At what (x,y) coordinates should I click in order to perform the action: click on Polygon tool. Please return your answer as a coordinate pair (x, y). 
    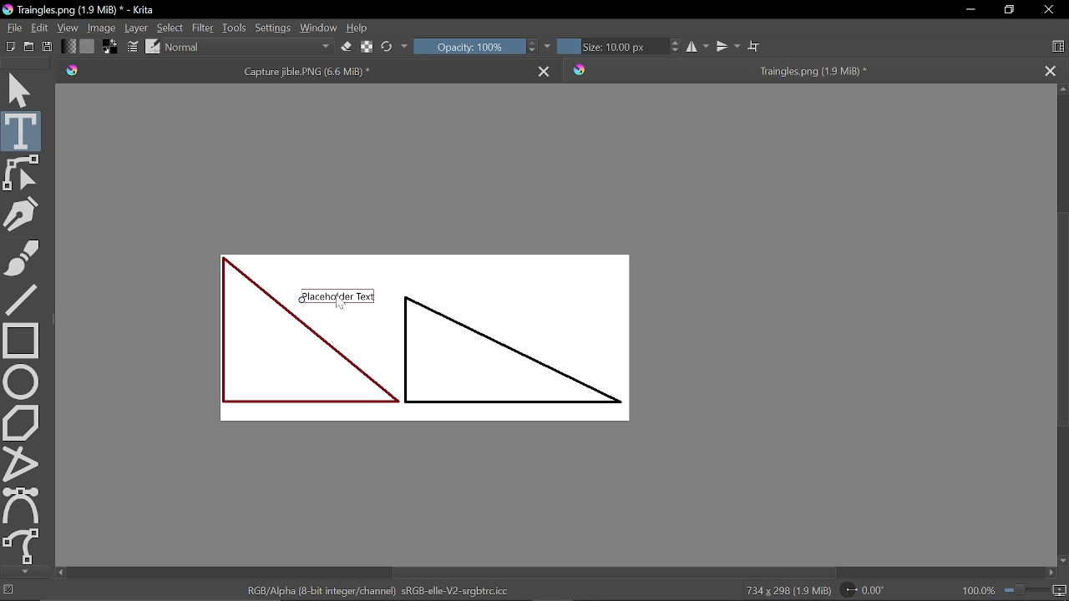
    Looking at the image, I should click on (23, 422).